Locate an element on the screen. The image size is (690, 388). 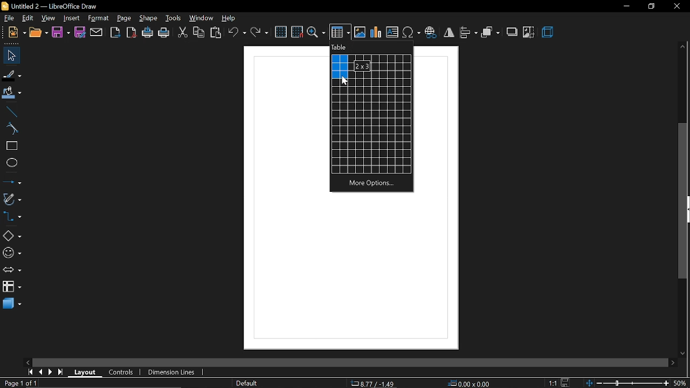
snap to grid is located at coordinates (298, 32).